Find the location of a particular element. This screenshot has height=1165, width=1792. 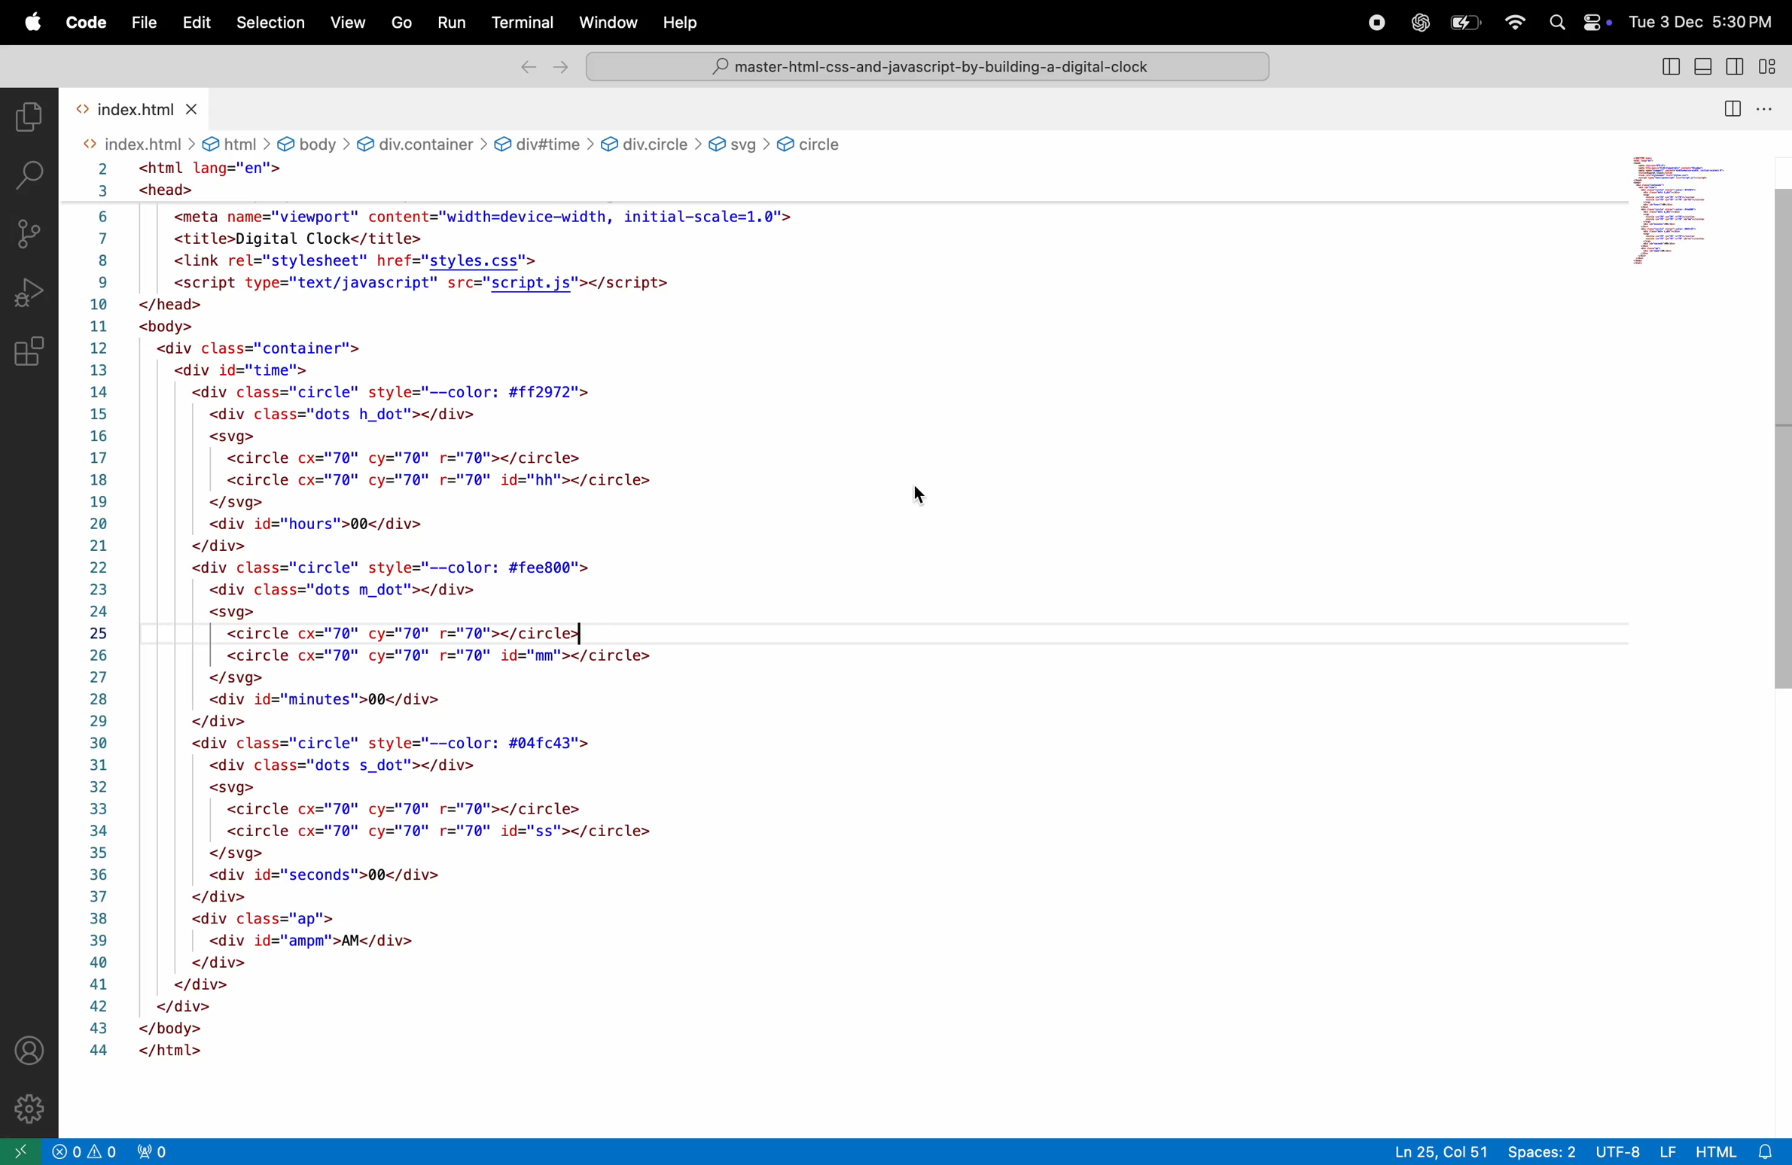

forward is located at coordinates (559, 66).